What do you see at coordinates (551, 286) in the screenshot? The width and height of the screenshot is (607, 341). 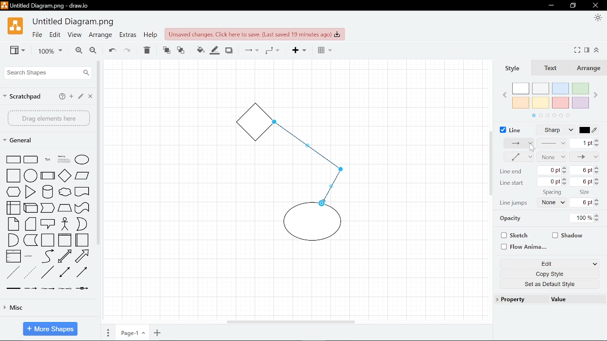 I see `Set as Default Style` at bounding box center [551, 286].